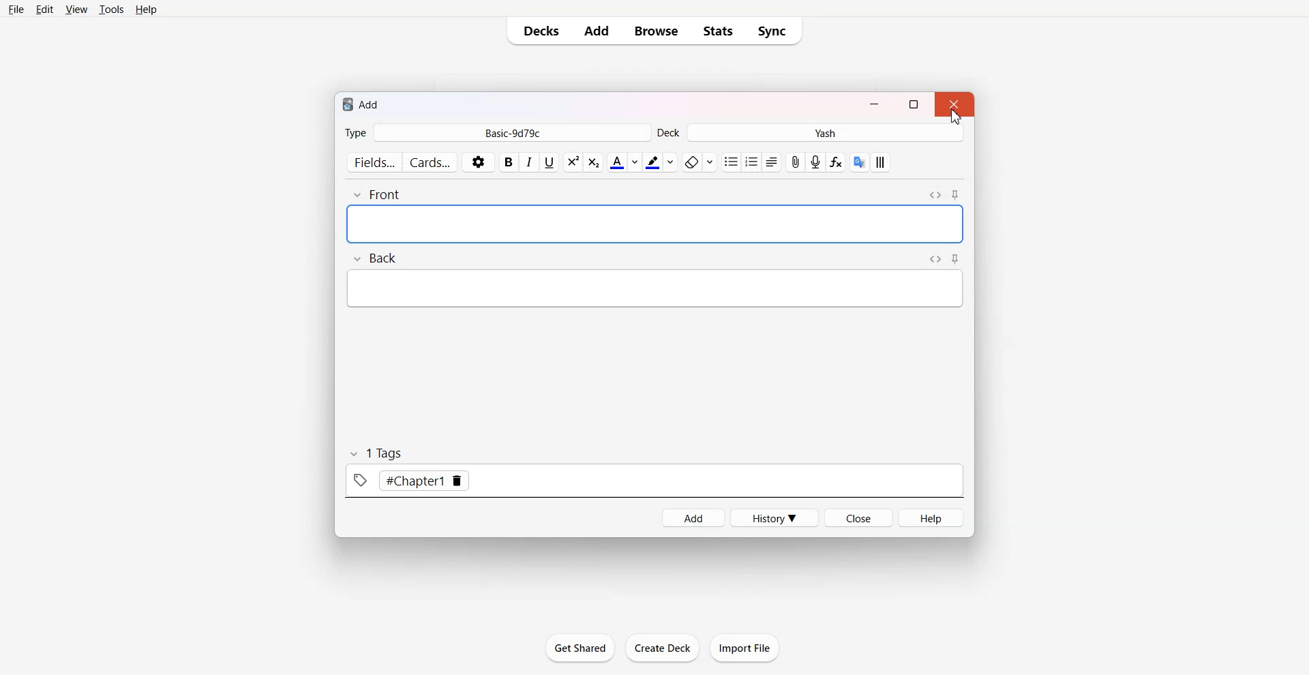 The height and width of the screenshot is (675, 1309). Describe the element at coordinates (837, 162) in the screenshot. I see `Equation` at that location.